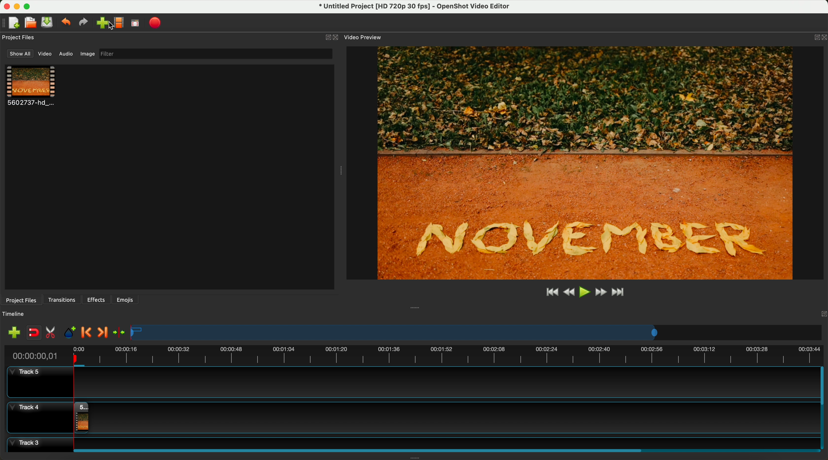 The image size is (828, 460). What do you see at coordinates (102, 333) in the screenshot?
I see `next marker` at bounding box center [102, 333].